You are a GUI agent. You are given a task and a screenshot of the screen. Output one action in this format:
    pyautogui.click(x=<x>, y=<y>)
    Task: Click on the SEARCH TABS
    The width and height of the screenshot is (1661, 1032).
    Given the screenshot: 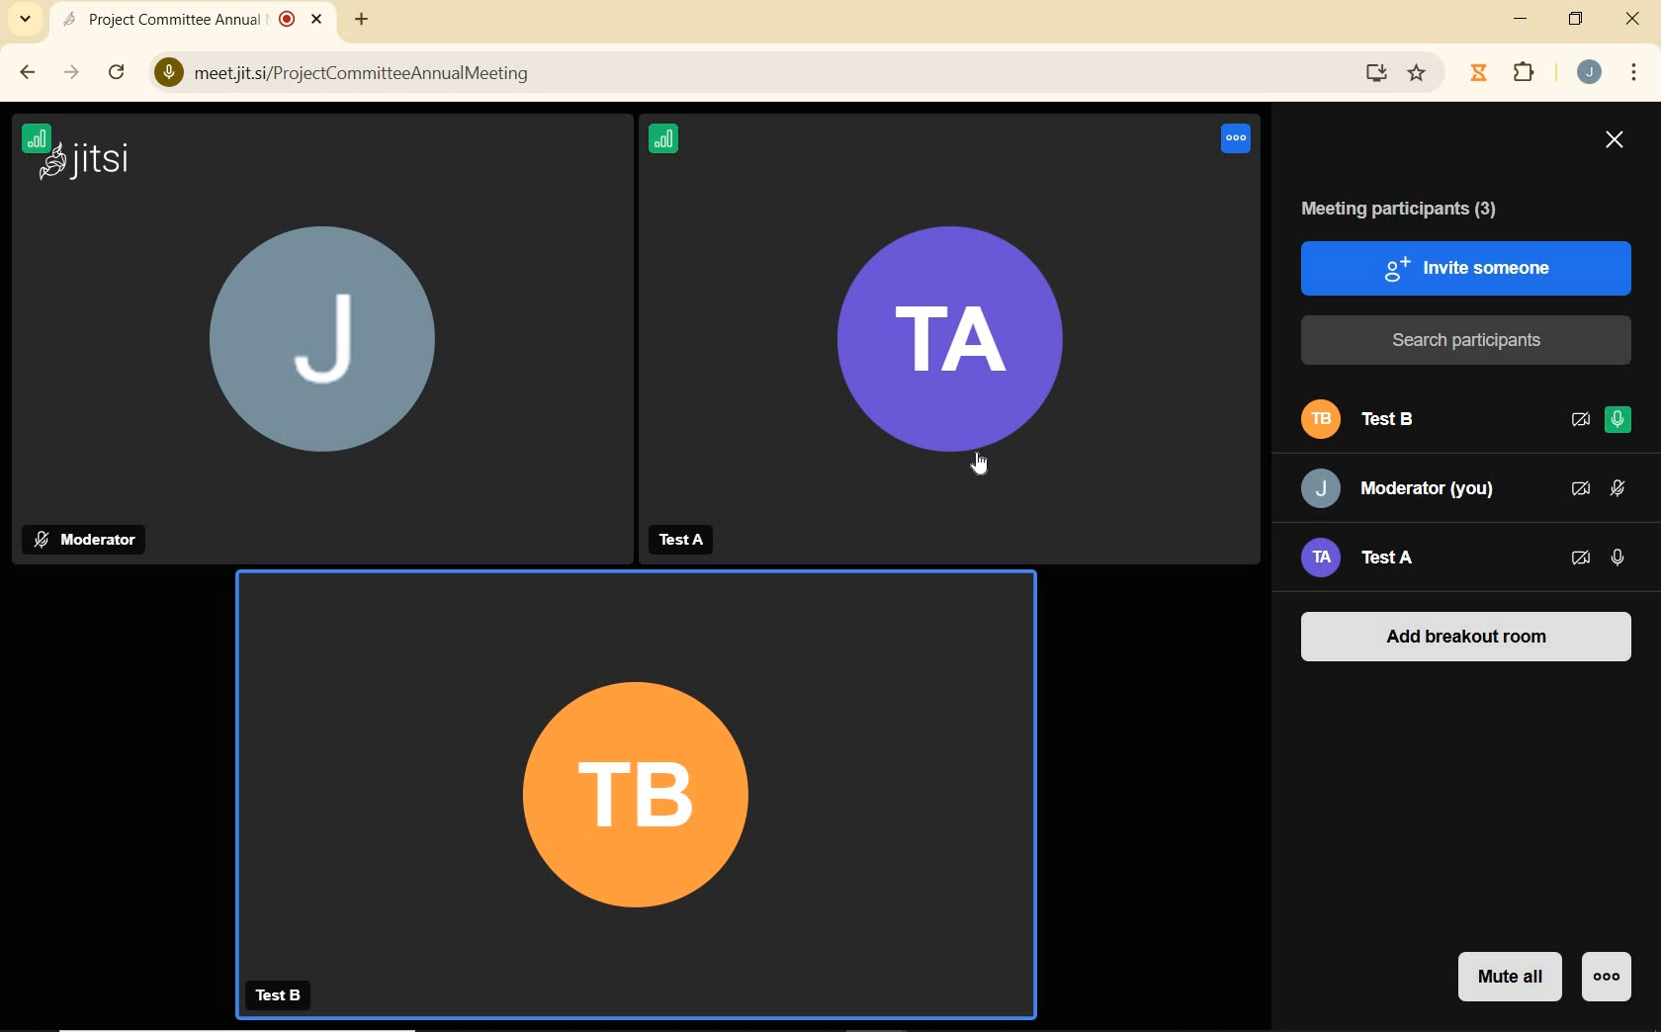 What is the action you would take?
    pyautogui.click(x=26, y=23)
    